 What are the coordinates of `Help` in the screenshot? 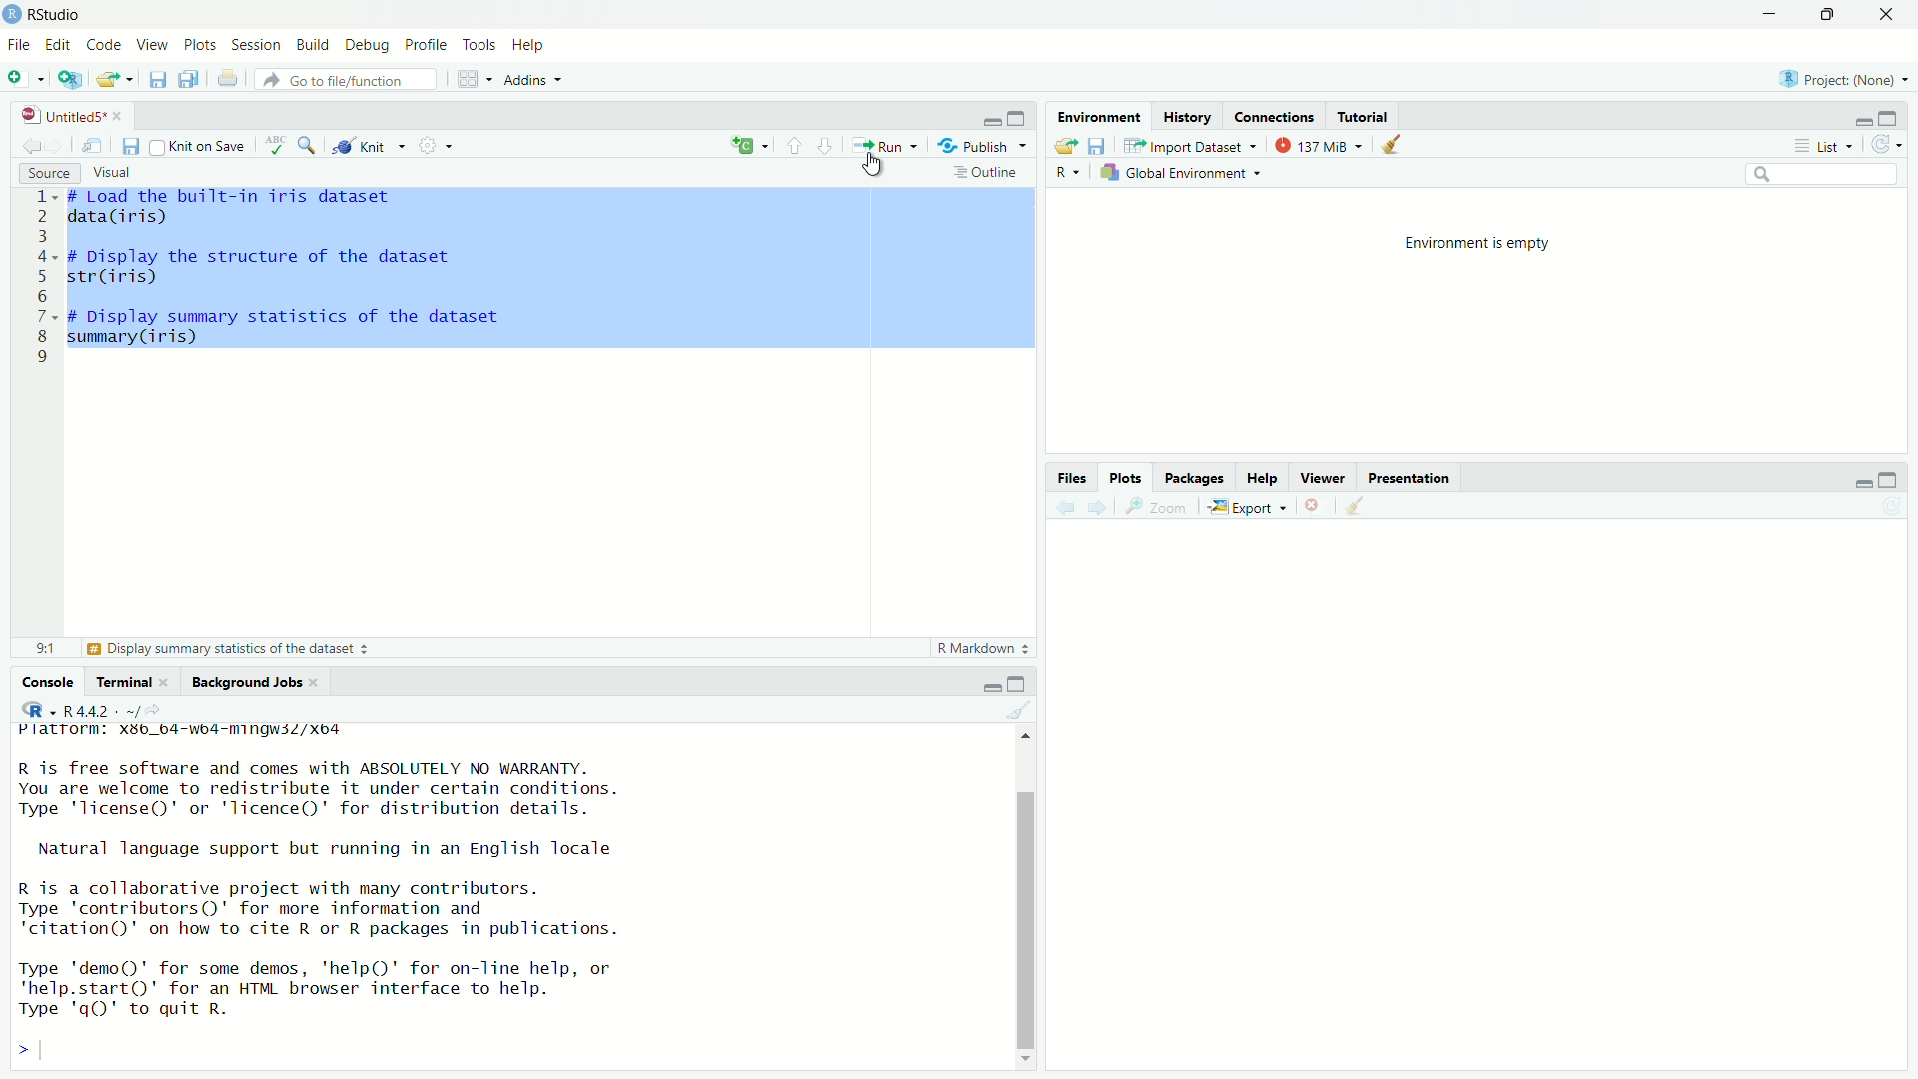 It's located at (529, 45).